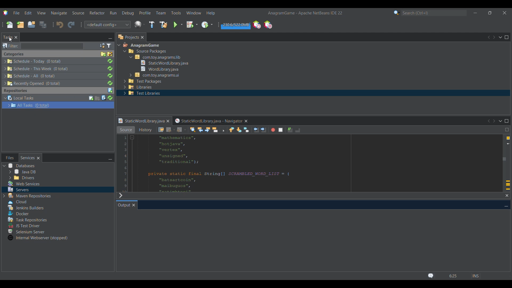 Image resolution: width=512 pixels, height=288 pixels. What do you see at coordinates (298, 130) in the screenshot?
I see `Uncomment` at bounding box center [298, 130].